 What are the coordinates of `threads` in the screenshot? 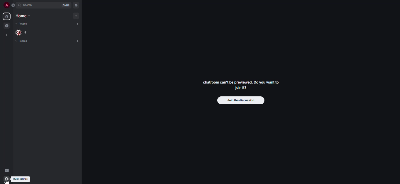 It's located at (7, 171).